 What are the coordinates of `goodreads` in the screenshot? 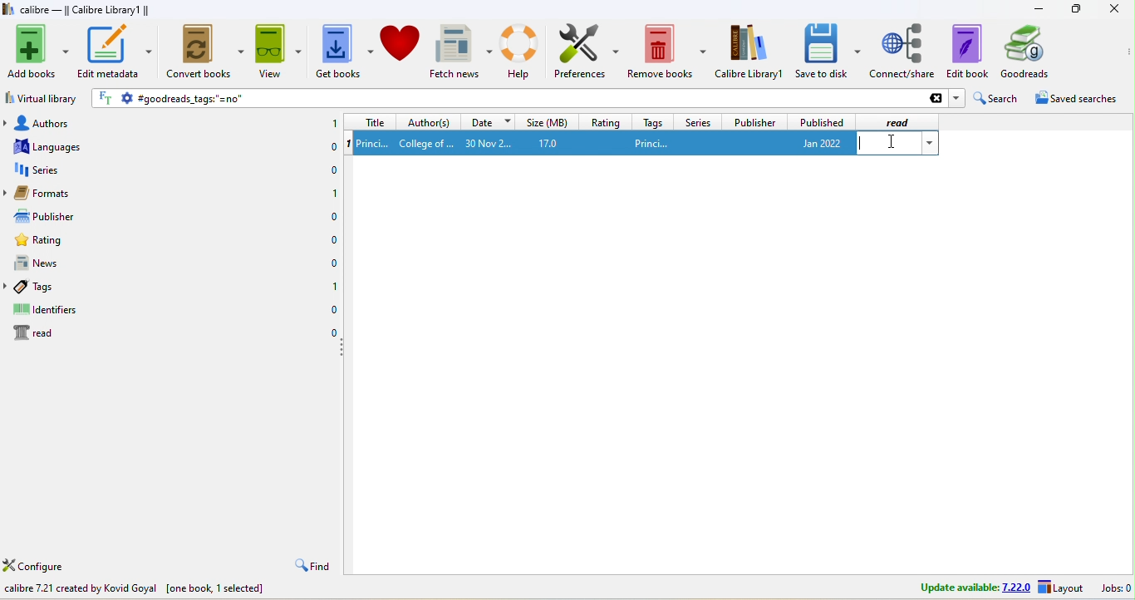 It's located at (1034, 52).